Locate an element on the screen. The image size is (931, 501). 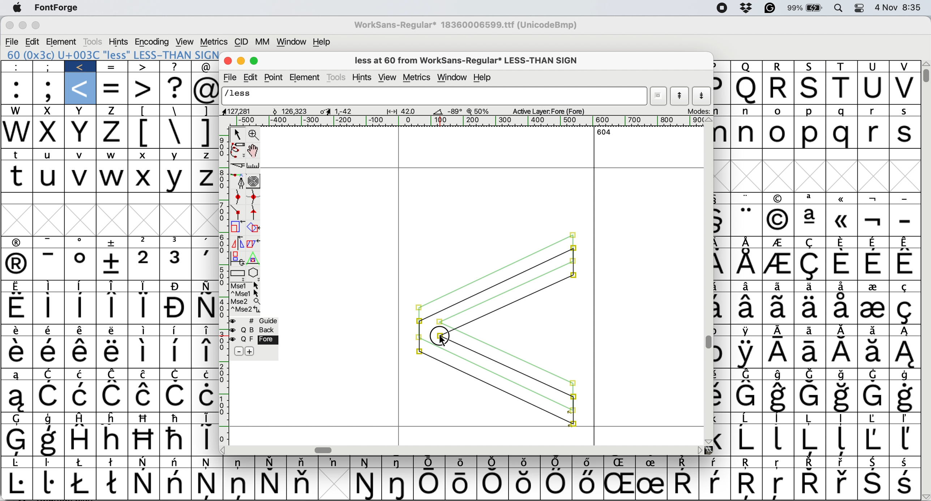
@ is located at coordinates (207, 67).